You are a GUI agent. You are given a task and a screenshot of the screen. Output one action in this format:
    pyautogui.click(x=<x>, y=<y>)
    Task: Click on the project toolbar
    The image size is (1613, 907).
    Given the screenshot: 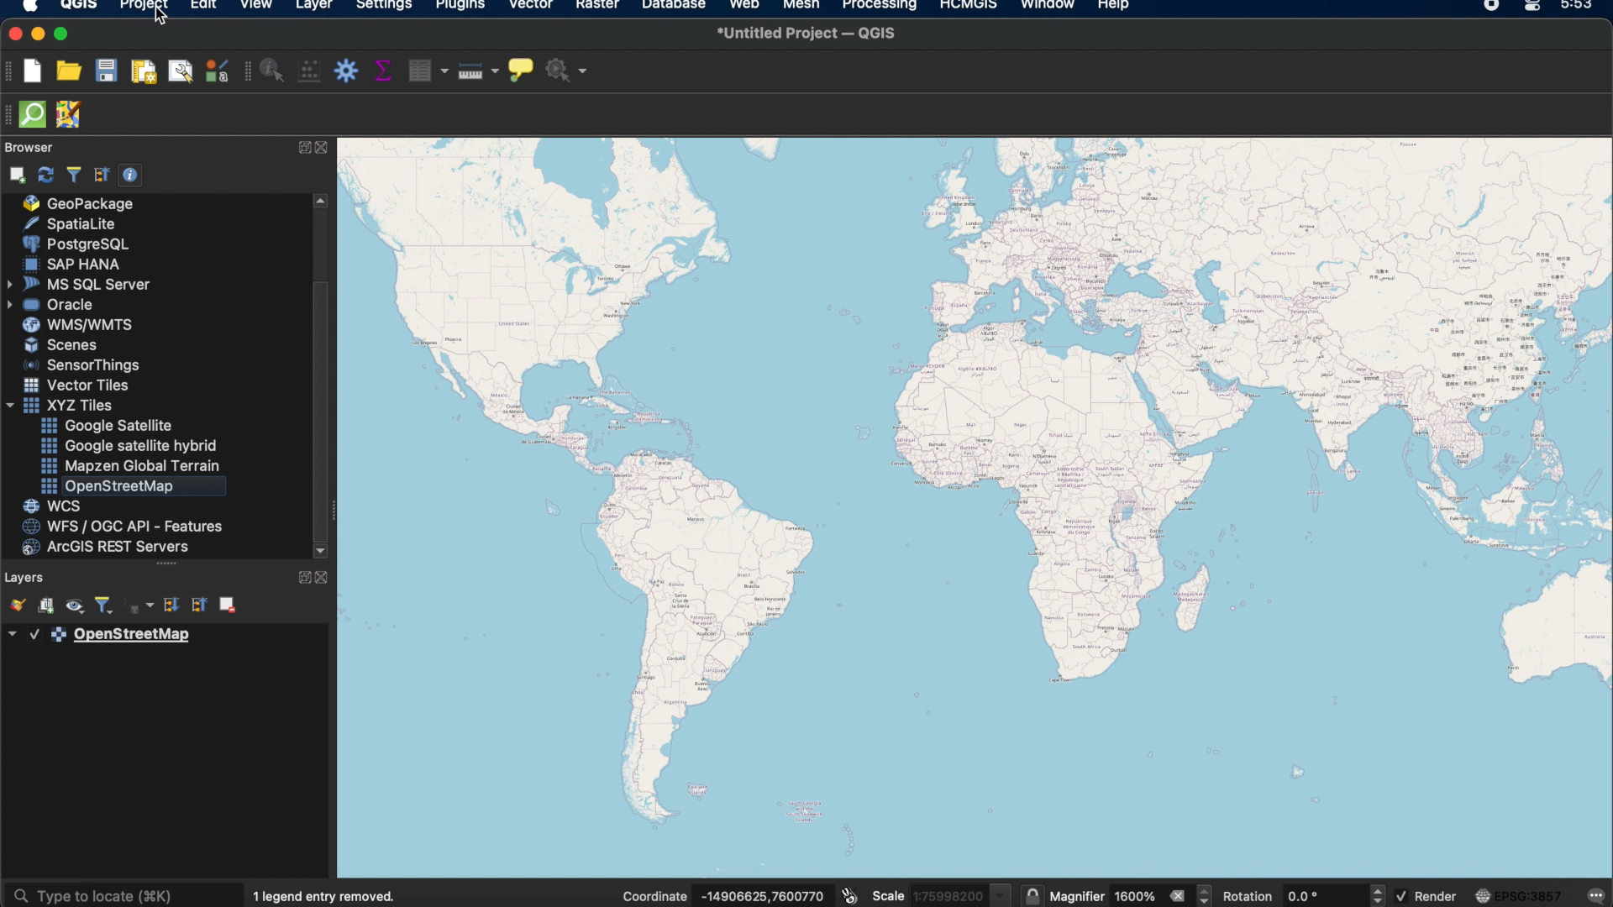 What is the action you would take?
    pyautogui.click(x=10, y=73)
    